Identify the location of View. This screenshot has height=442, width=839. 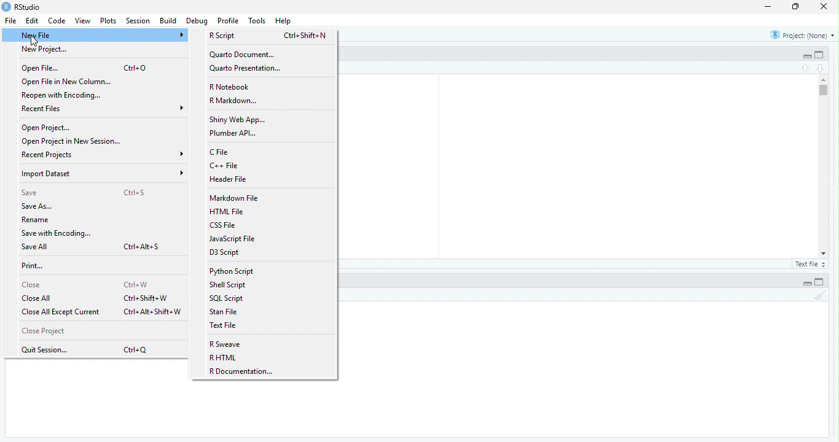
(82, 20).